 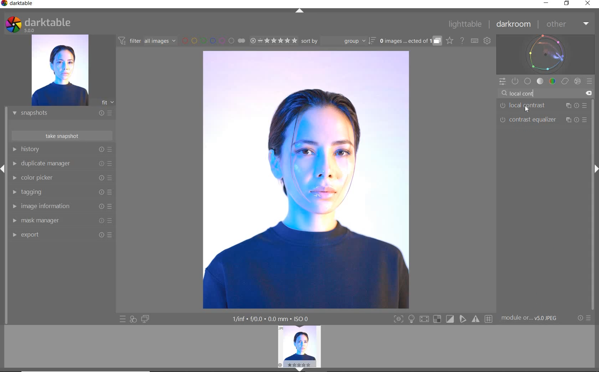 What do you see at coordinates (61, 178) in the screenshot?
I see `COLOR PICKER` at bounding box center [61, 178].